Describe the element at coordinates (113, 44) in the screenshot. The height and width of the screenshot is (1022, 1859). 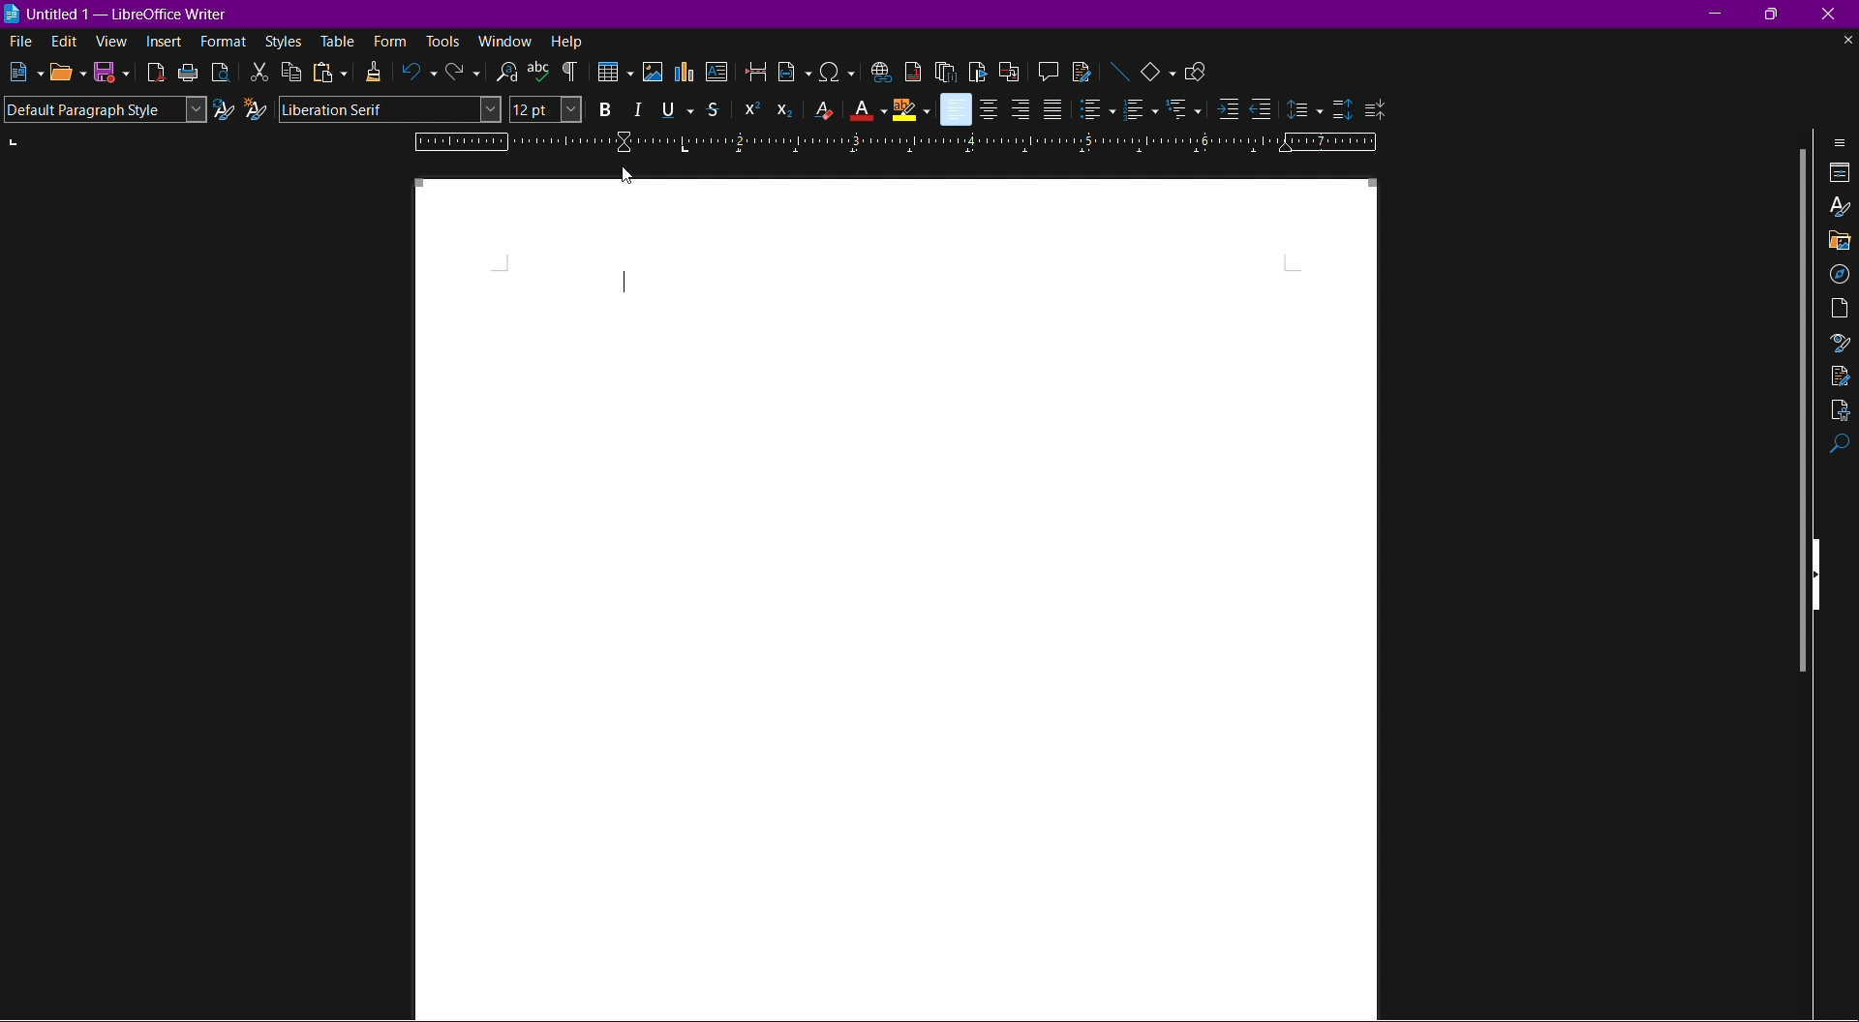
I see `view` at that location.